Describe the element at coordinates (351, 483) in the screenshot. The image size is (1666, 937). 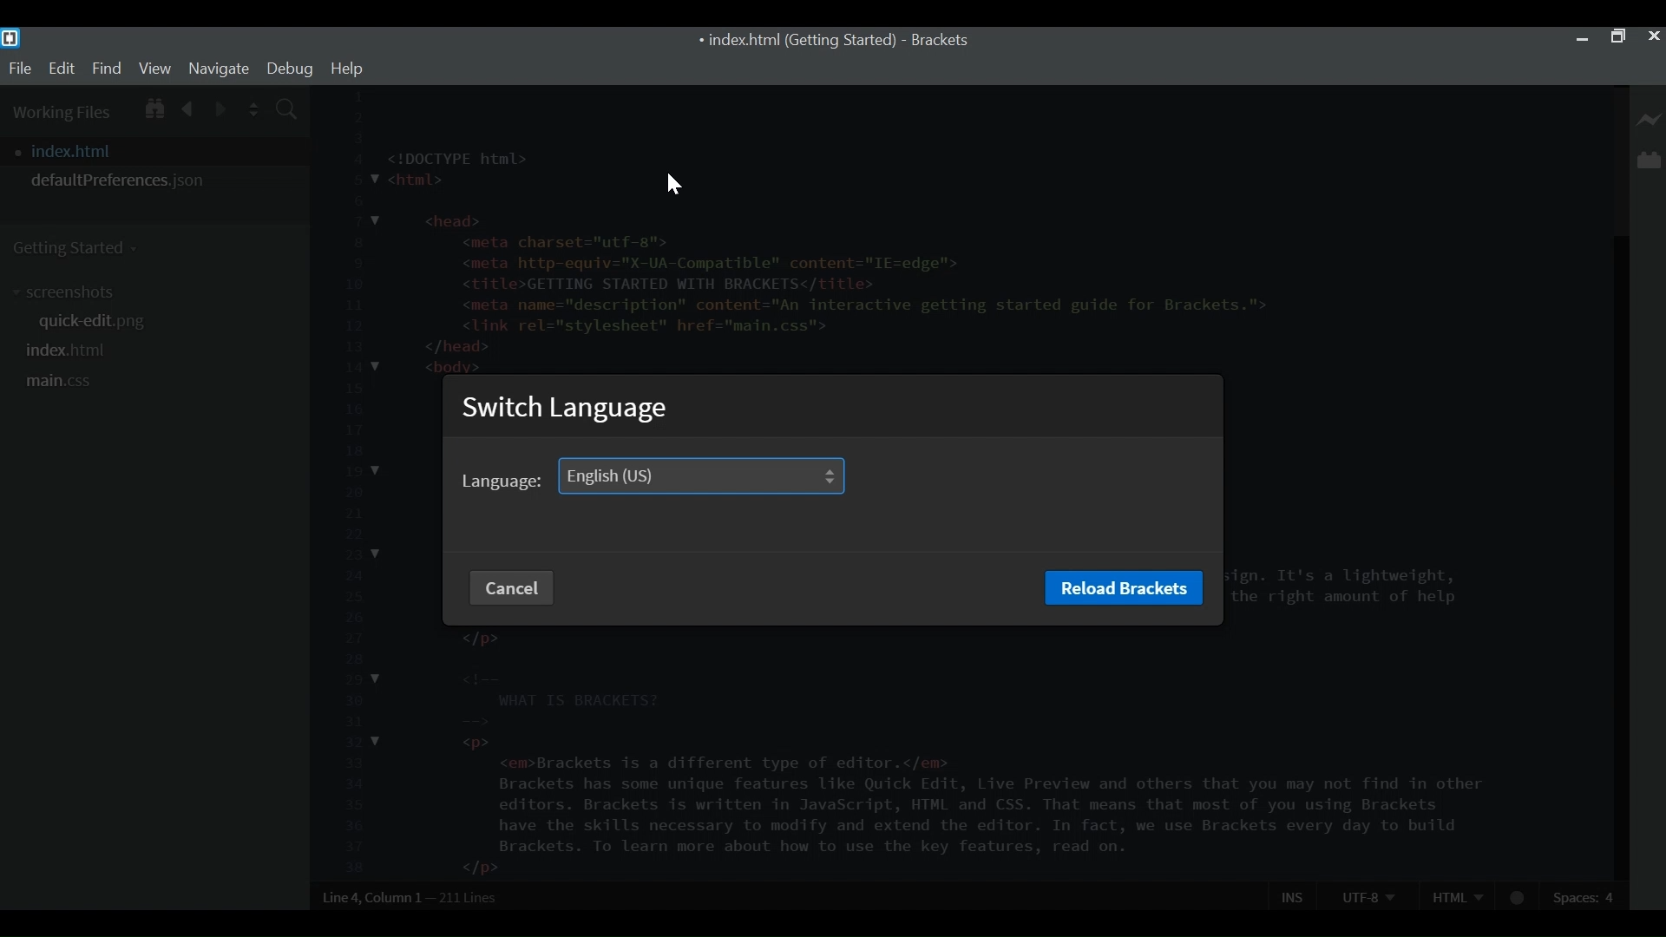
I see `line number` at that location.